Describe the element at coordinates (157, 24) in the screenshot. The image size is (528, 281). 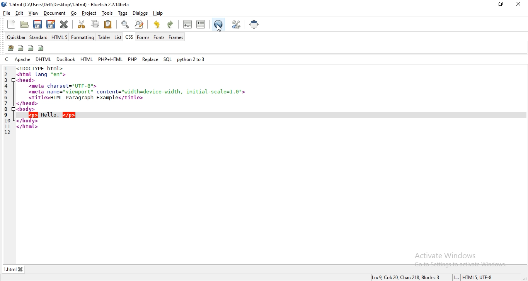
I see `undo` at that location.